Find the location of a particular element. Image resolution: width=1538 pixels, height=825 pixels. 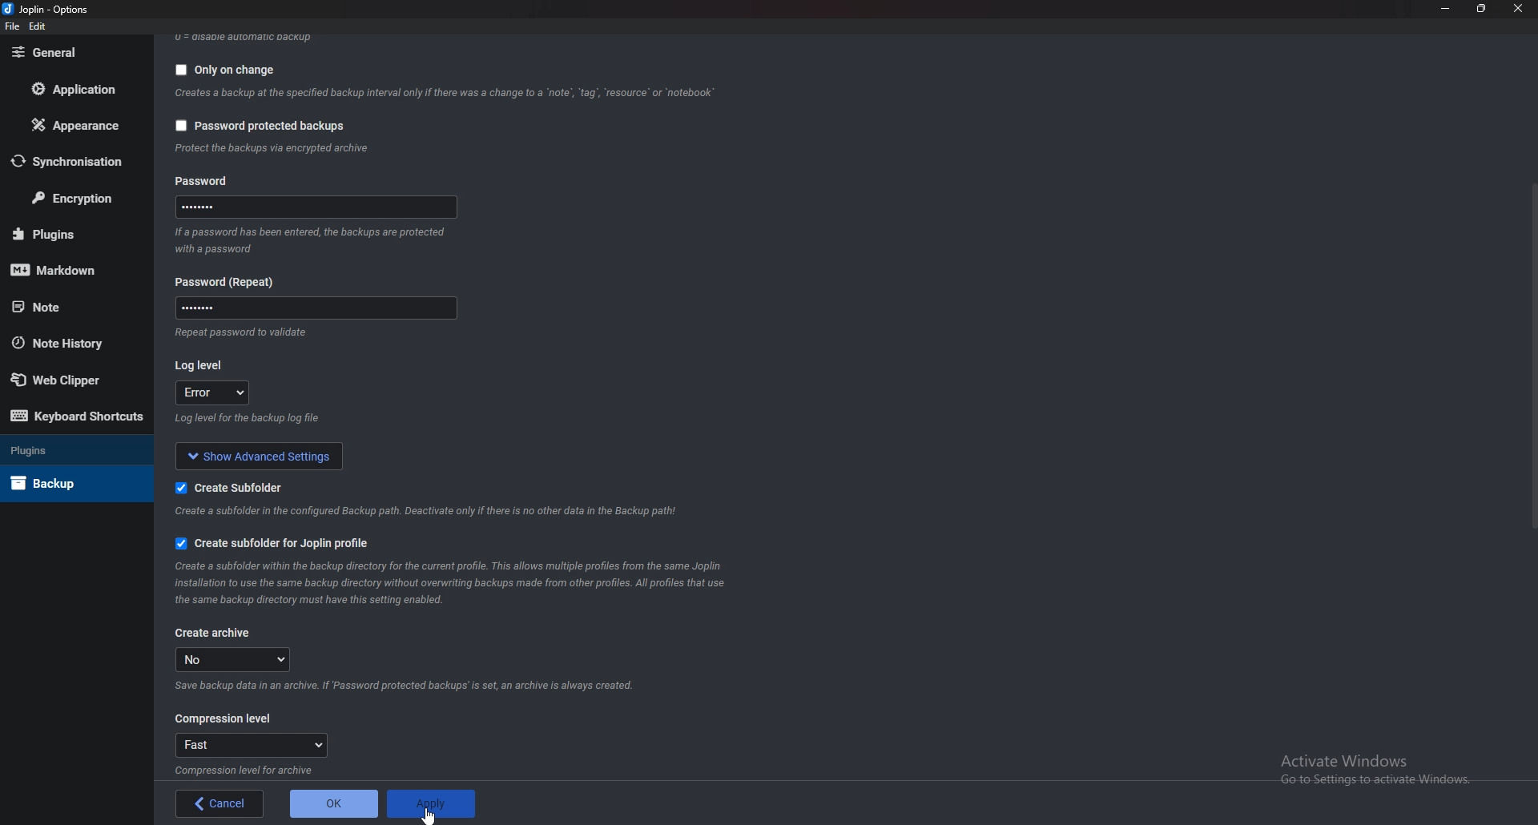

General is located at coordinates (70, 53).